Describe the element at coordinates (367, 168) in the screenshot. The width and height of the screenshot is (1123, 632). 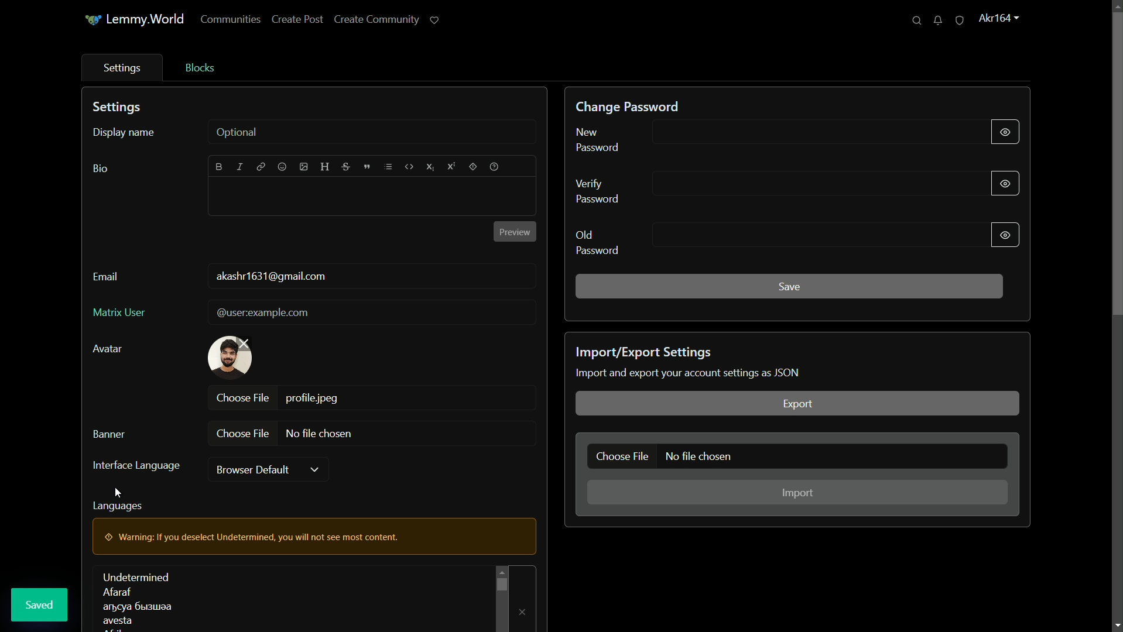
I see `quote` at that location.